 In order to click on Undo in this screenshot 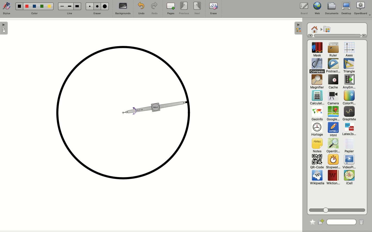, I will do `click(141, 8)`.